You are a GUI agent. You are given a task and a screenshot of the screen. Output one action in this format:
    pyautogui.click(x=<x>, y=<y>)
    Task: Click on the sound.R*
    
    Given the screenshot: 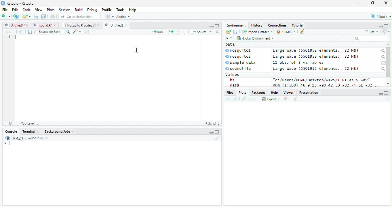 What is the action you would take?
    pyautogui.click(x=44, y=25)
    